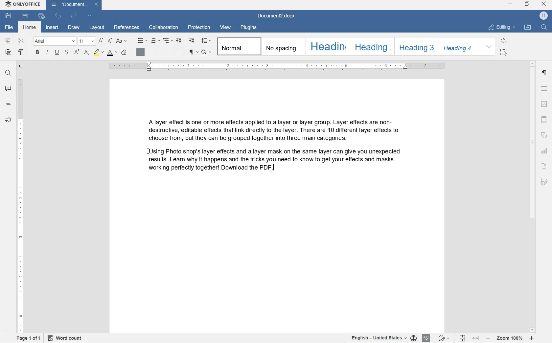 The height and width of the screenshot is (343, 552). I want to click on UNDERLINE, so click(57, 53).